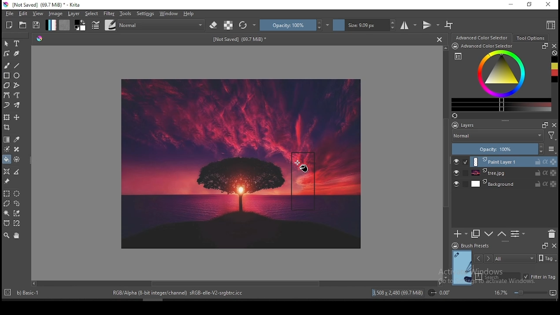 The height and width of the screenshot is (315, 560). What do you see at coordinates (7, 44) in the screenshot?
I see `selectshapes tool` at bounding box center [7, 44].